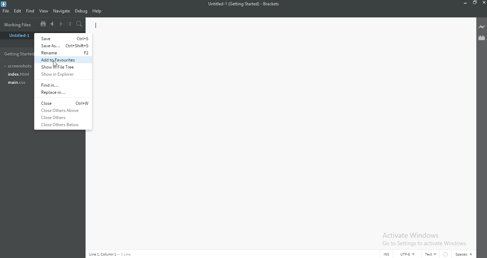 The width and height of the screenshot is (487, 258). What do you see at coordinates (82, 12) in the screenshot?
I see `Debug` at bounding box center [82, 12].